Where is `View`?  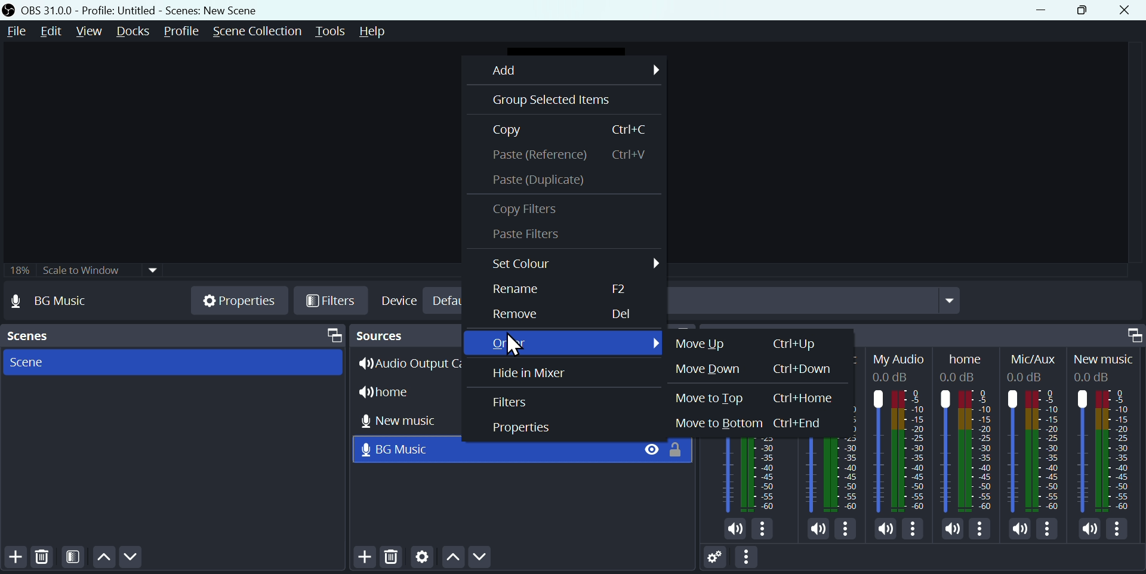 View is located at coordinates (91, 29).